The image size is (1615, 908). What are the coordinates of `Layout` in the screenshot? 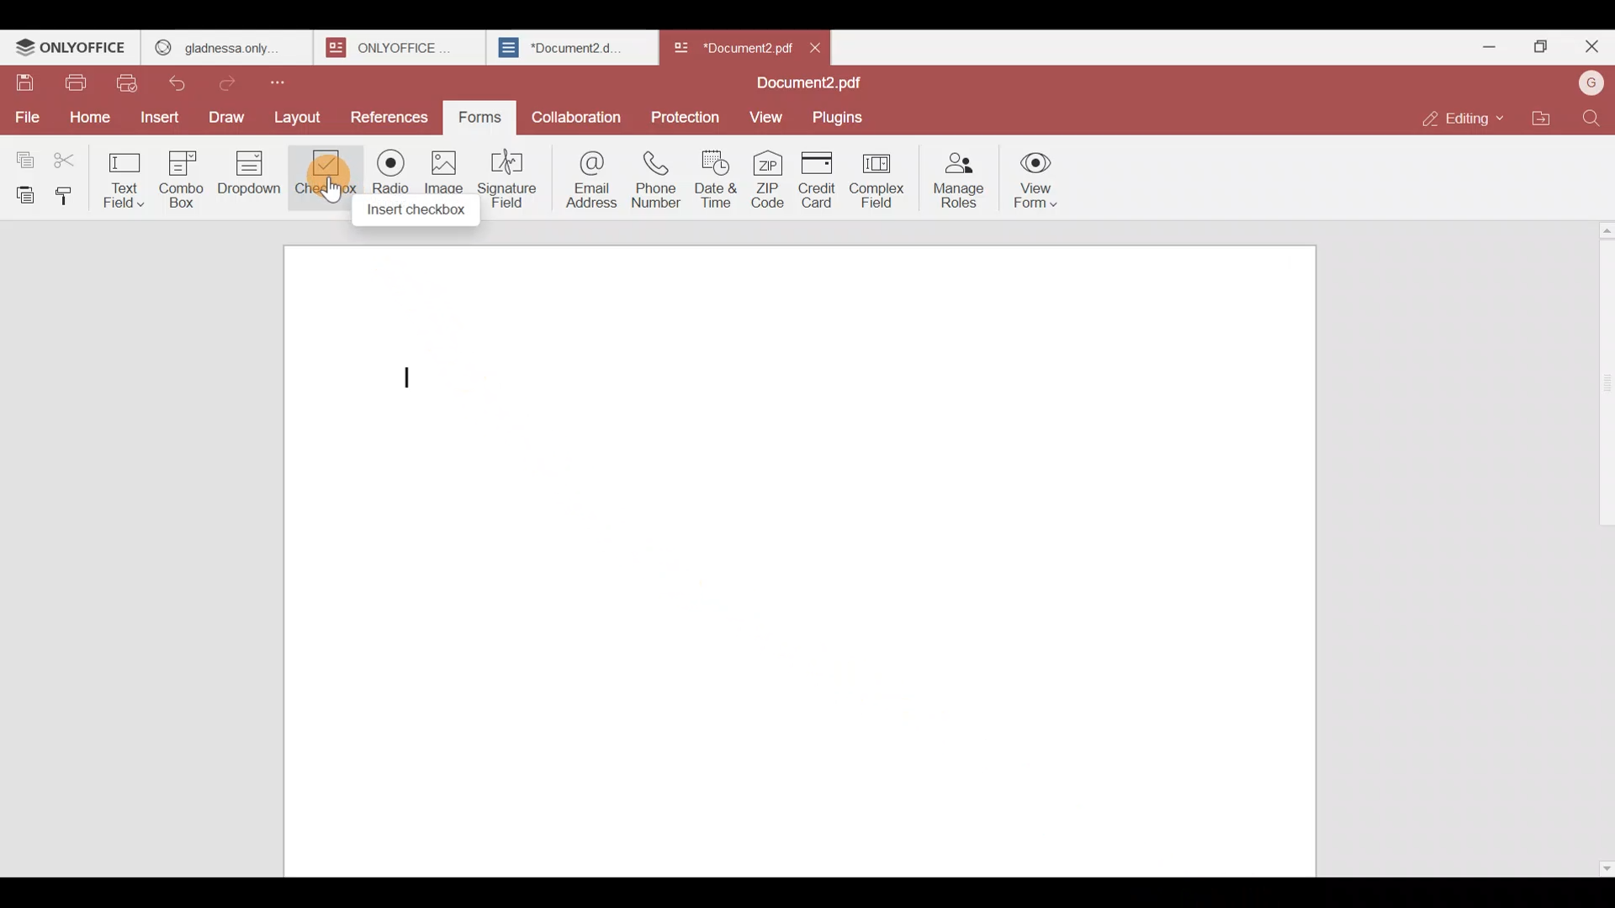 It's located at (304, 115).